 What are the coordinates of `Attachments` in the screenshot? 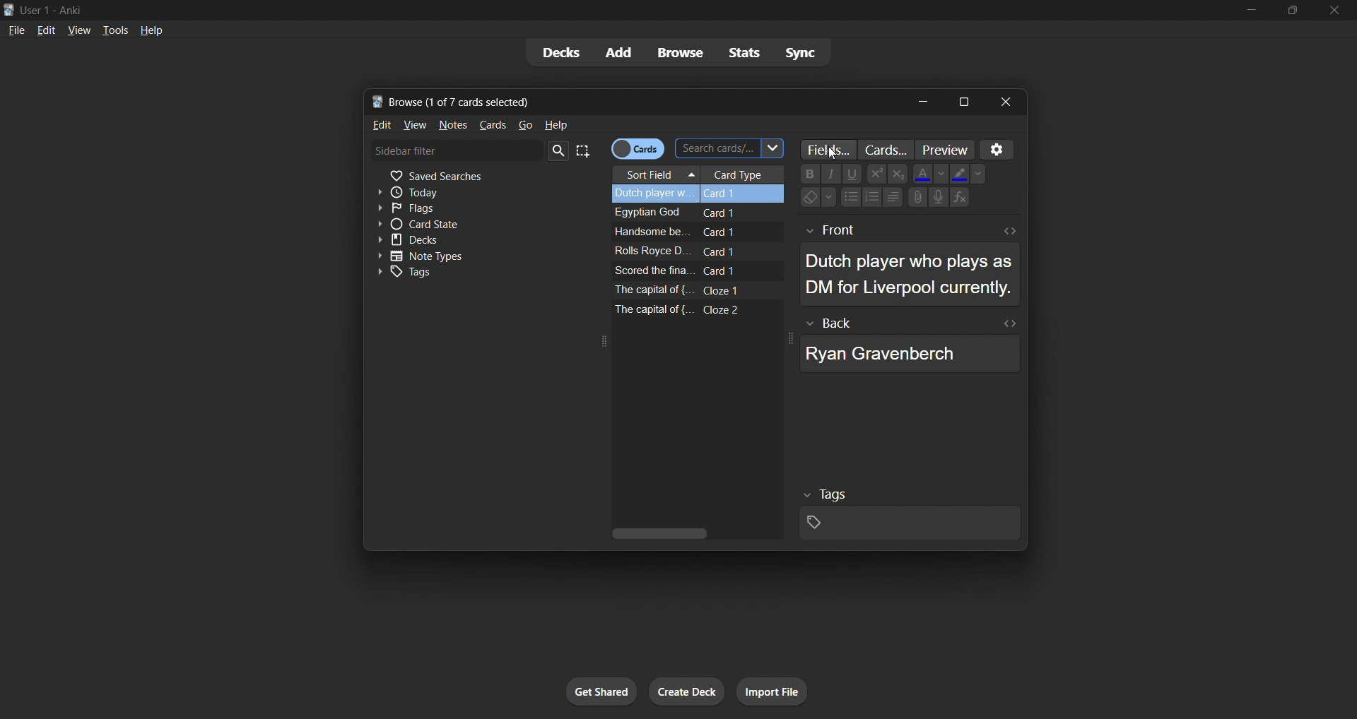 It's located at (915, 200).